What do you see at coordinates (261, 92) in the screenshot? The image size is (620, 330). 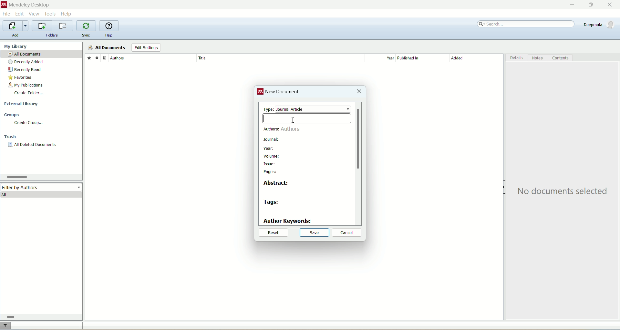 I see `logo` at bounding box center [261, 92].